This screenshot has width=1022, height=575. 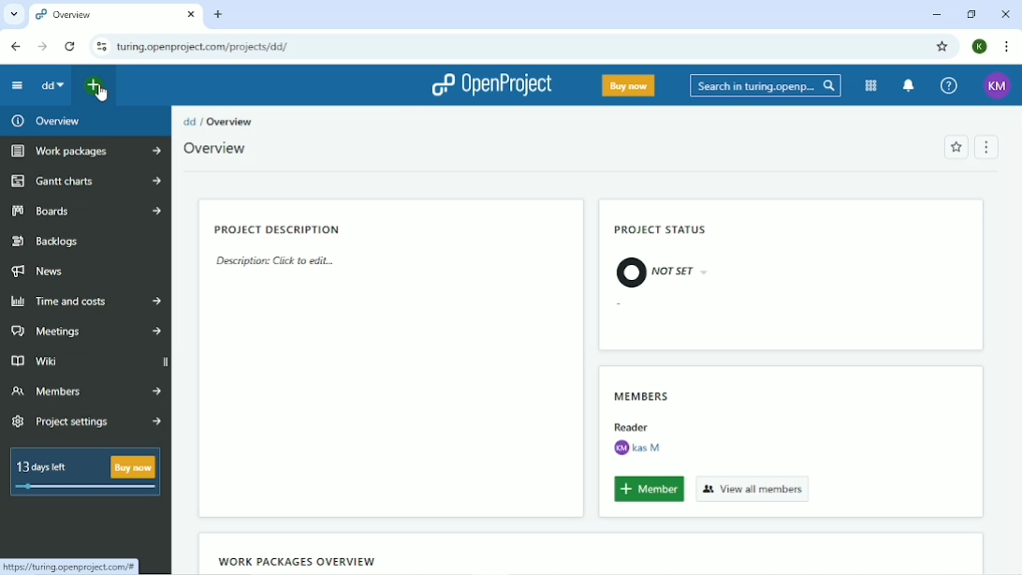 I want to click on KM, so click(x=999, y=85).